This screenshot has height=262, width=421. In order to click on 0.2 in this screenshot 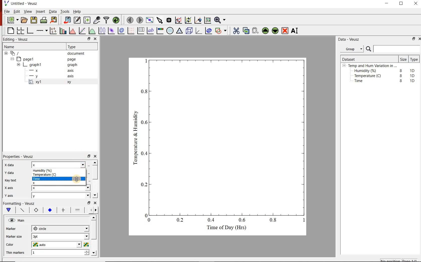, I will do `click(181, 220)`.